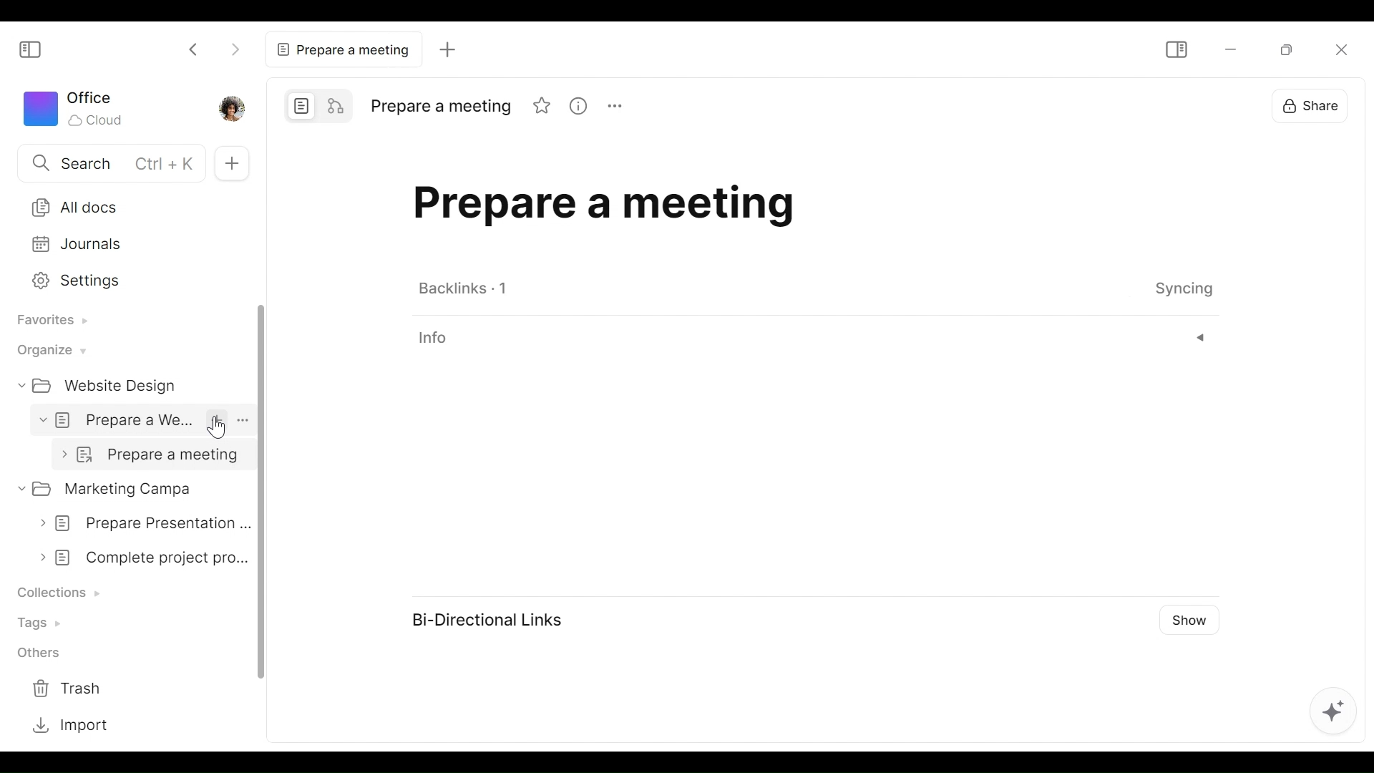 This screenshot has height=773, width=1374. Describe the element at coordinates (132, 488) in the screenshot. I see `Document` at that location.